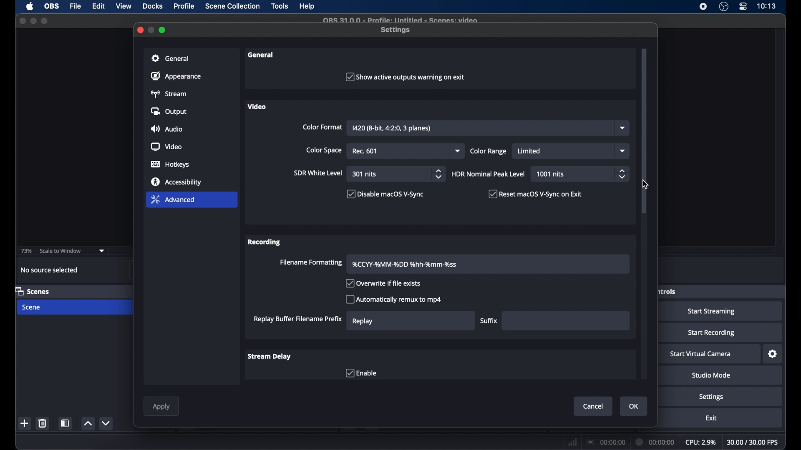 This screenshot has width=801, height=450. I want to click on no source selected, so click(50, 270).